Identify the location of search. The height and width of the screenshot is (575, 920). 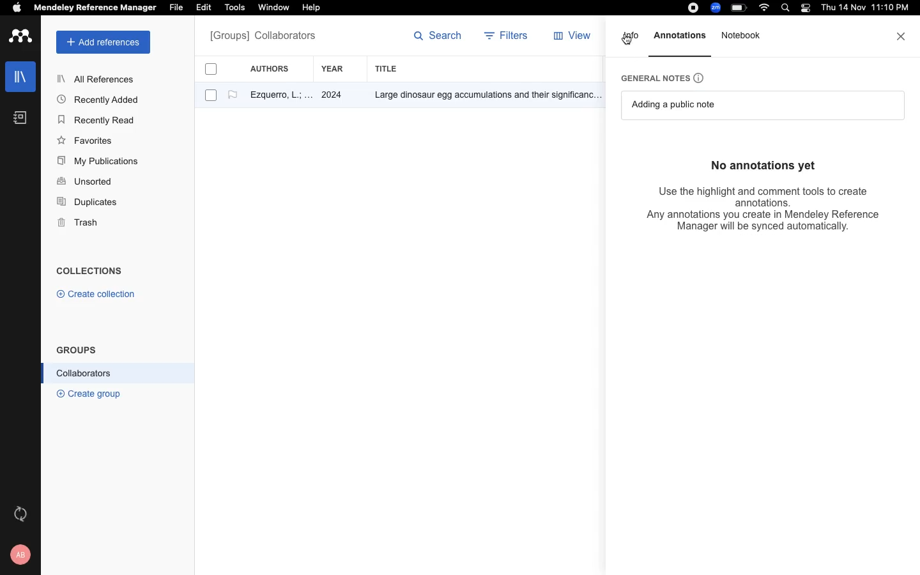
(438, 38).